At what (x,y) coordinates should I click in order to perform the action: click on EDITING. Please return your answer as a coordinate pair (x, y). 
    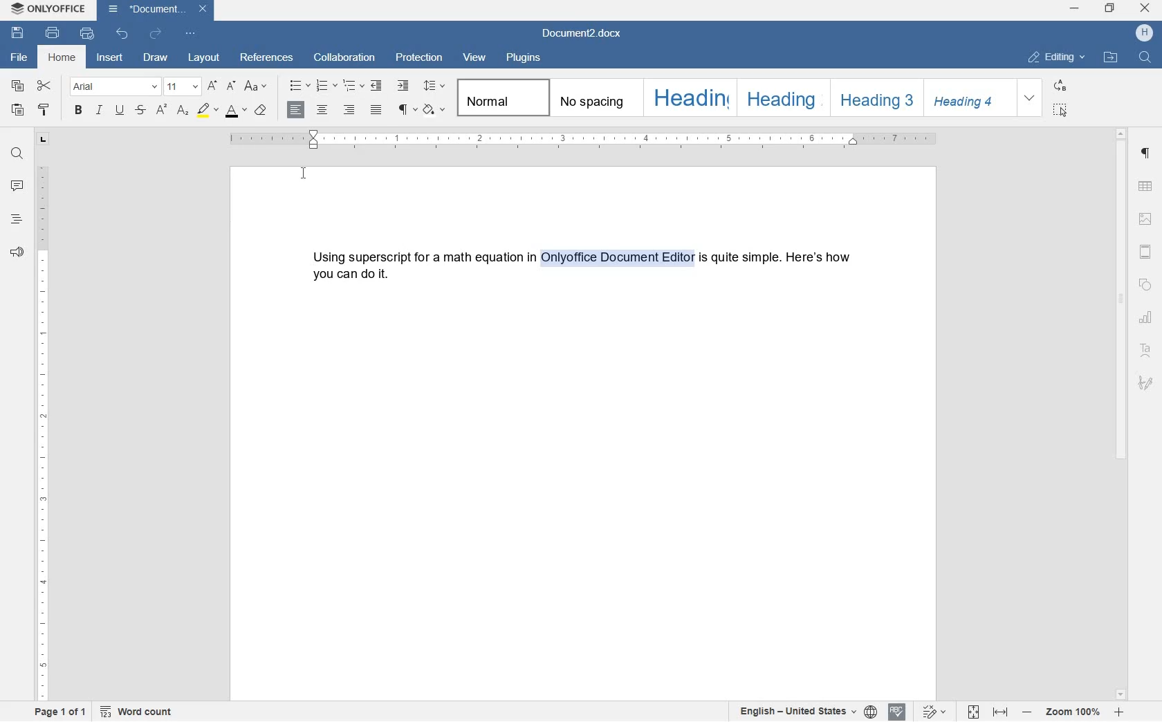
    Looking at the image, I should click on (1058, 58).